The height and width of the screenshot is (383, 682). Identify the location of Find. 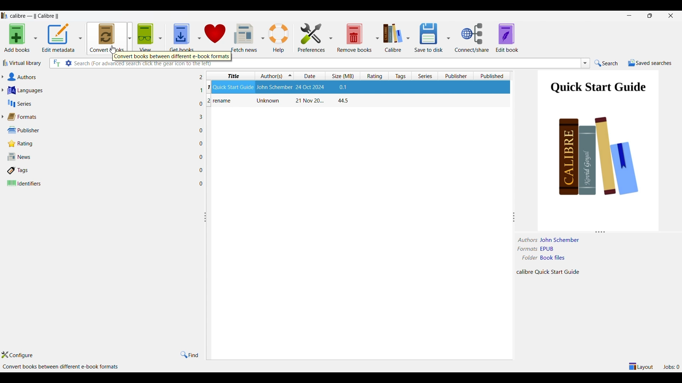
(190, 355).